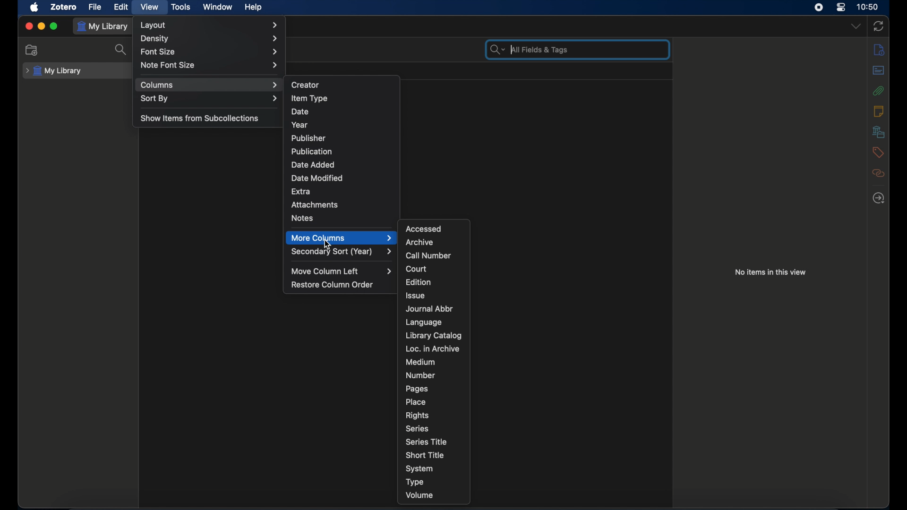  Describe the element at coordinates (121, 7) in the screenshot. I see `edit` at that location.